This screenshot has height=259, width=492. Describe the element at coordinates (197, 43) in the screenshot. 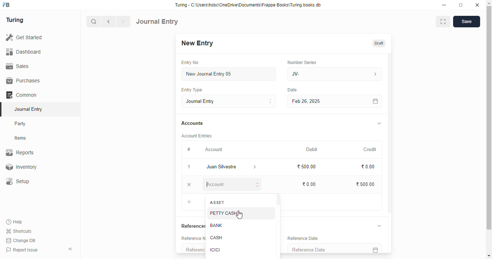

I see `new entry` at that location.